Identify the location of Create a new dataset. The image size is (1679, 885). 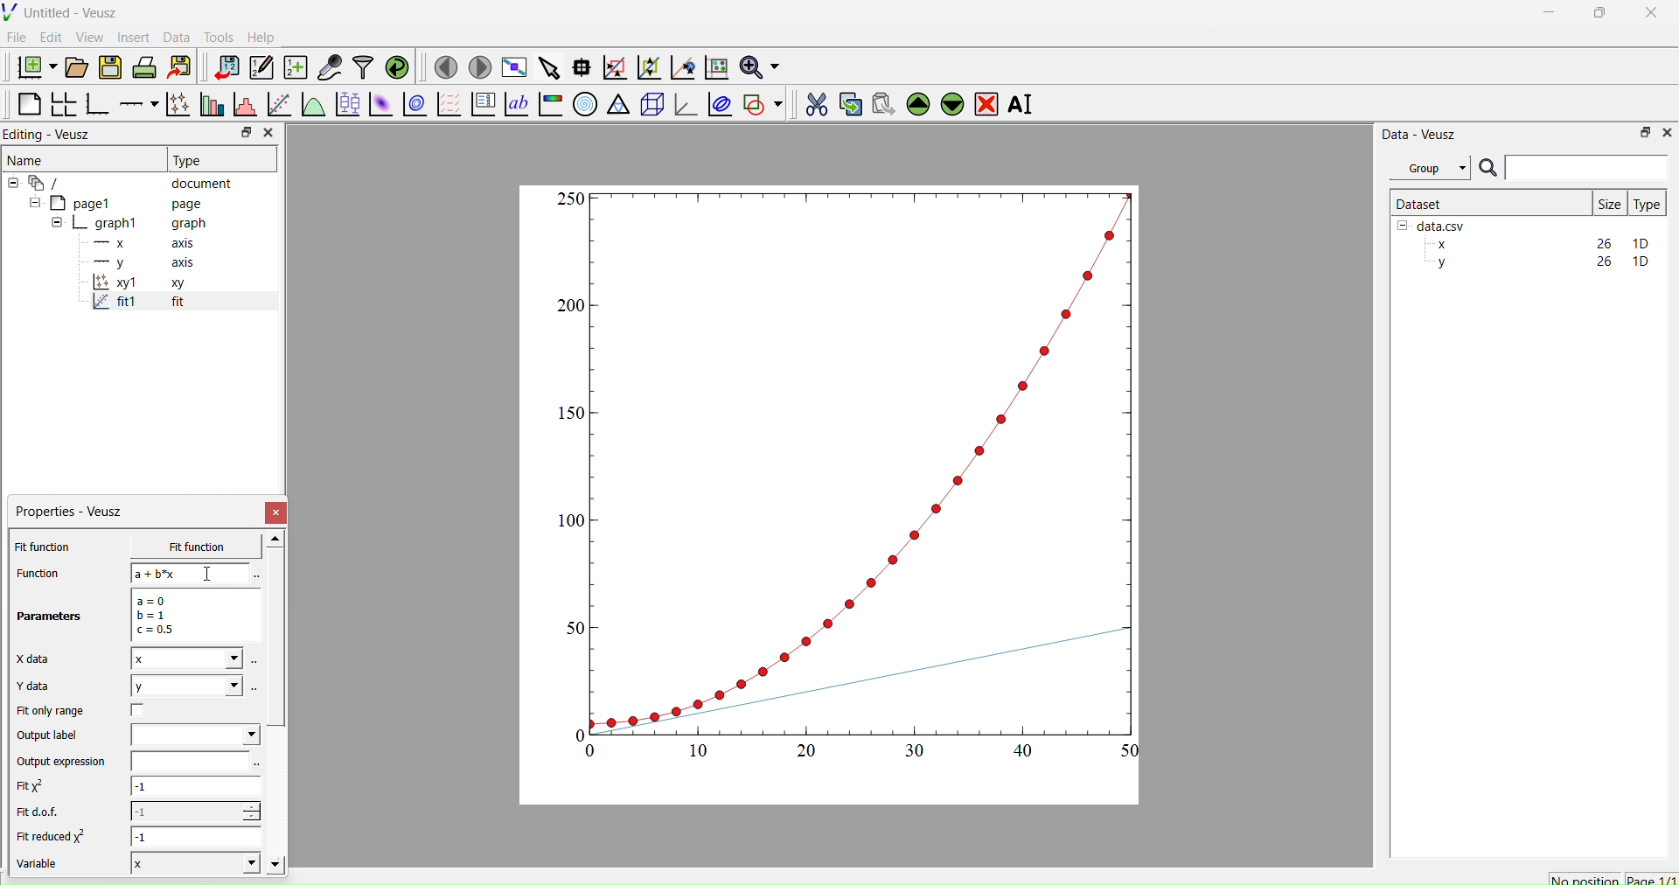
(295, 67).